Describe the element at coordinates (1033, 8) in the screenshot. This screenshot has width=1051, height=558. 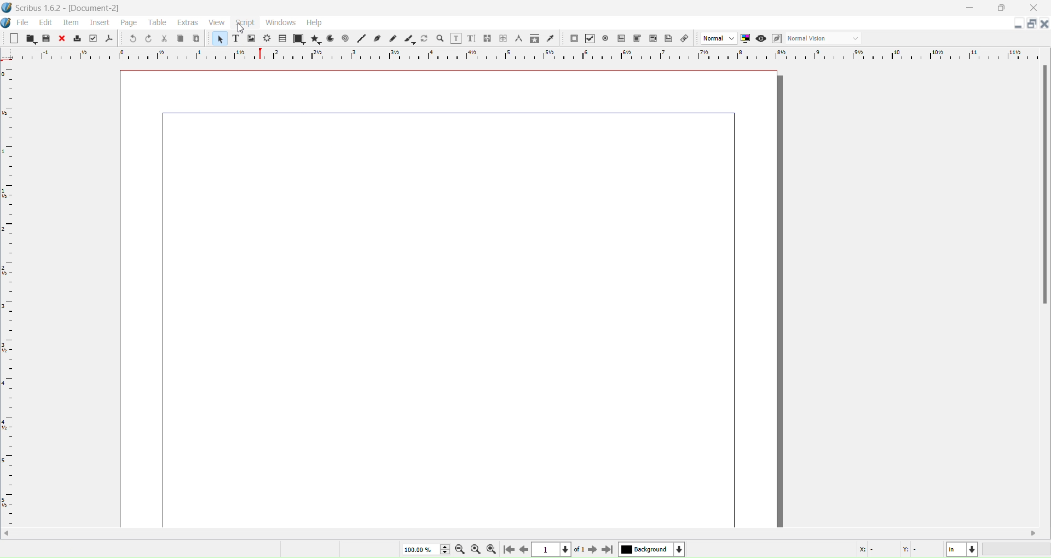
I see `Close` at that location.